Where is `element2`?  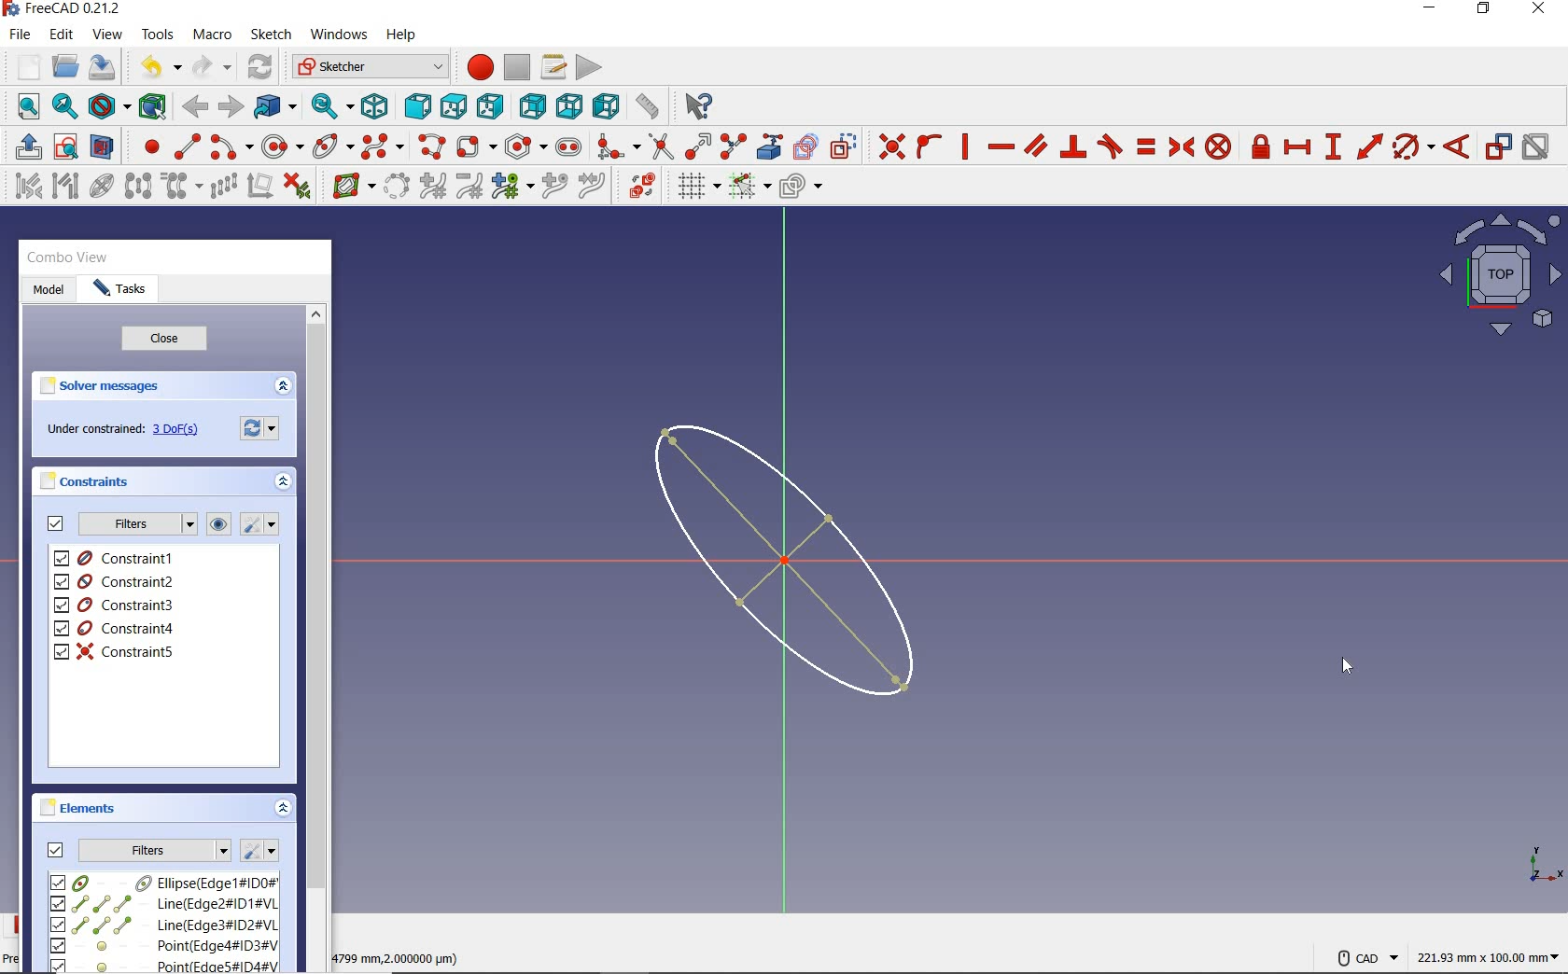 element2 is located at coordinates (163, 903).